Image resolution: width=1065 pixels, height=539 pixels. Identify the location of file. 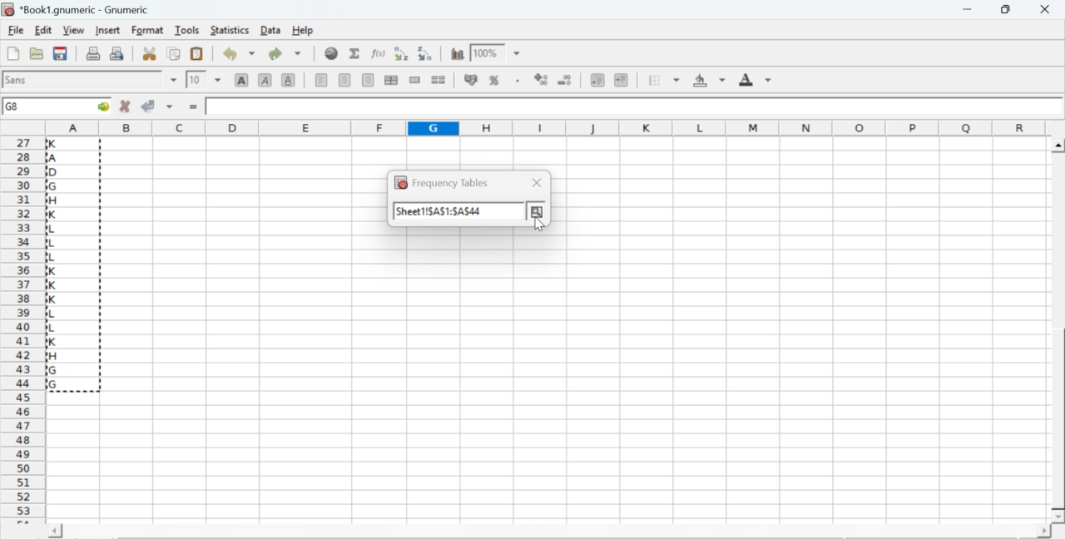
(15, 31).